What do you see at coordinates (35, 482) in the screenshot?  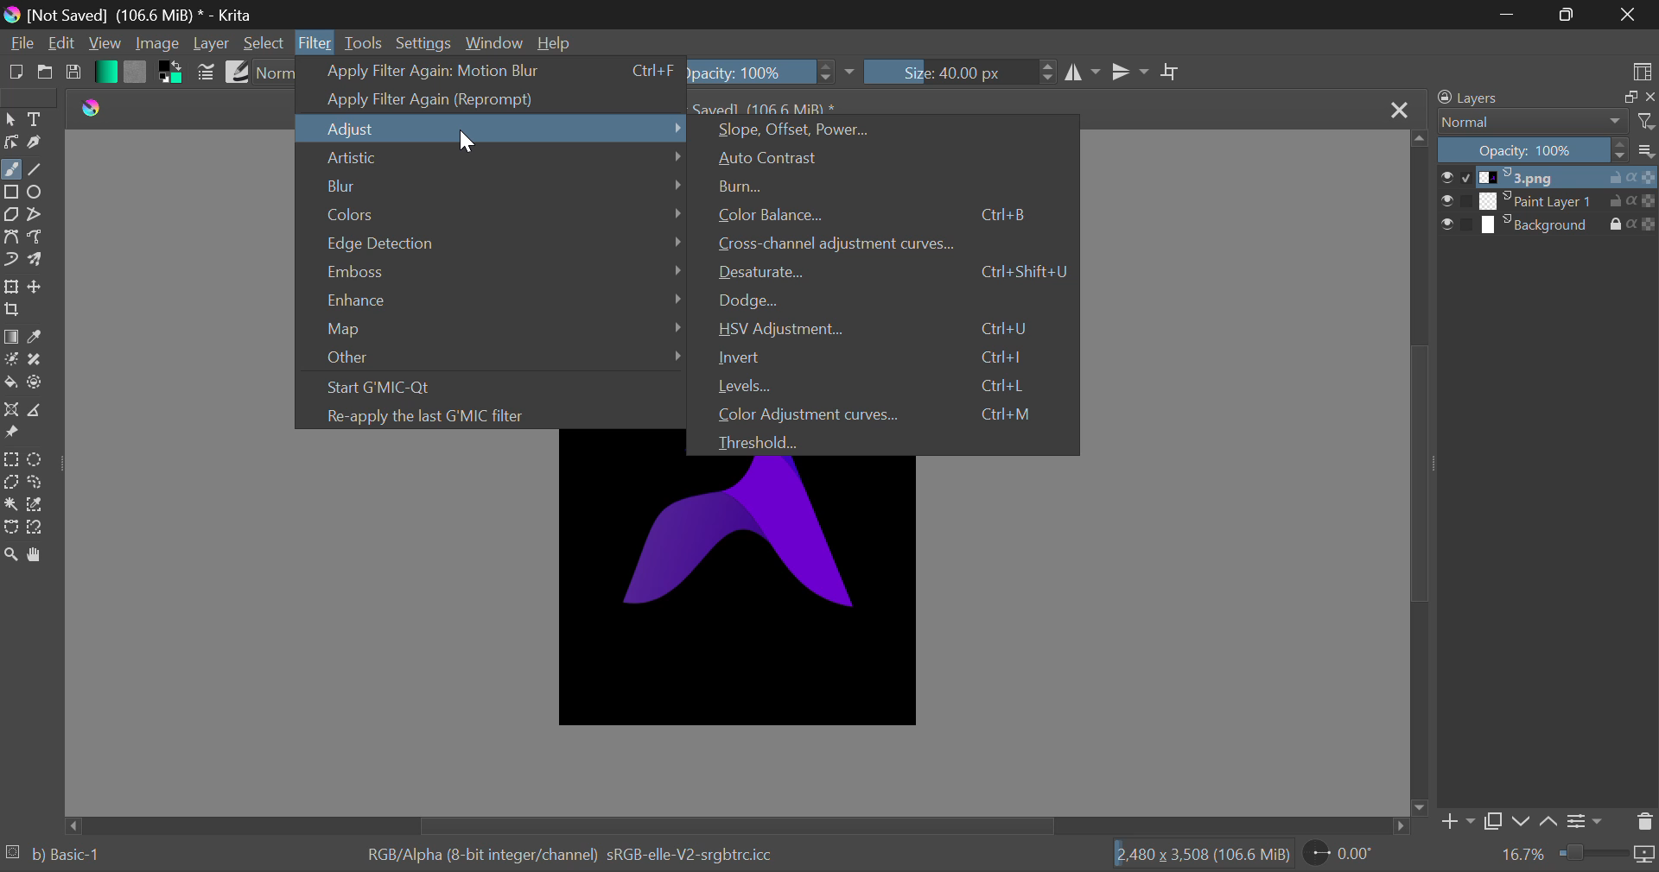 I see `Freehand Selection` at bounding box center [35, 482].